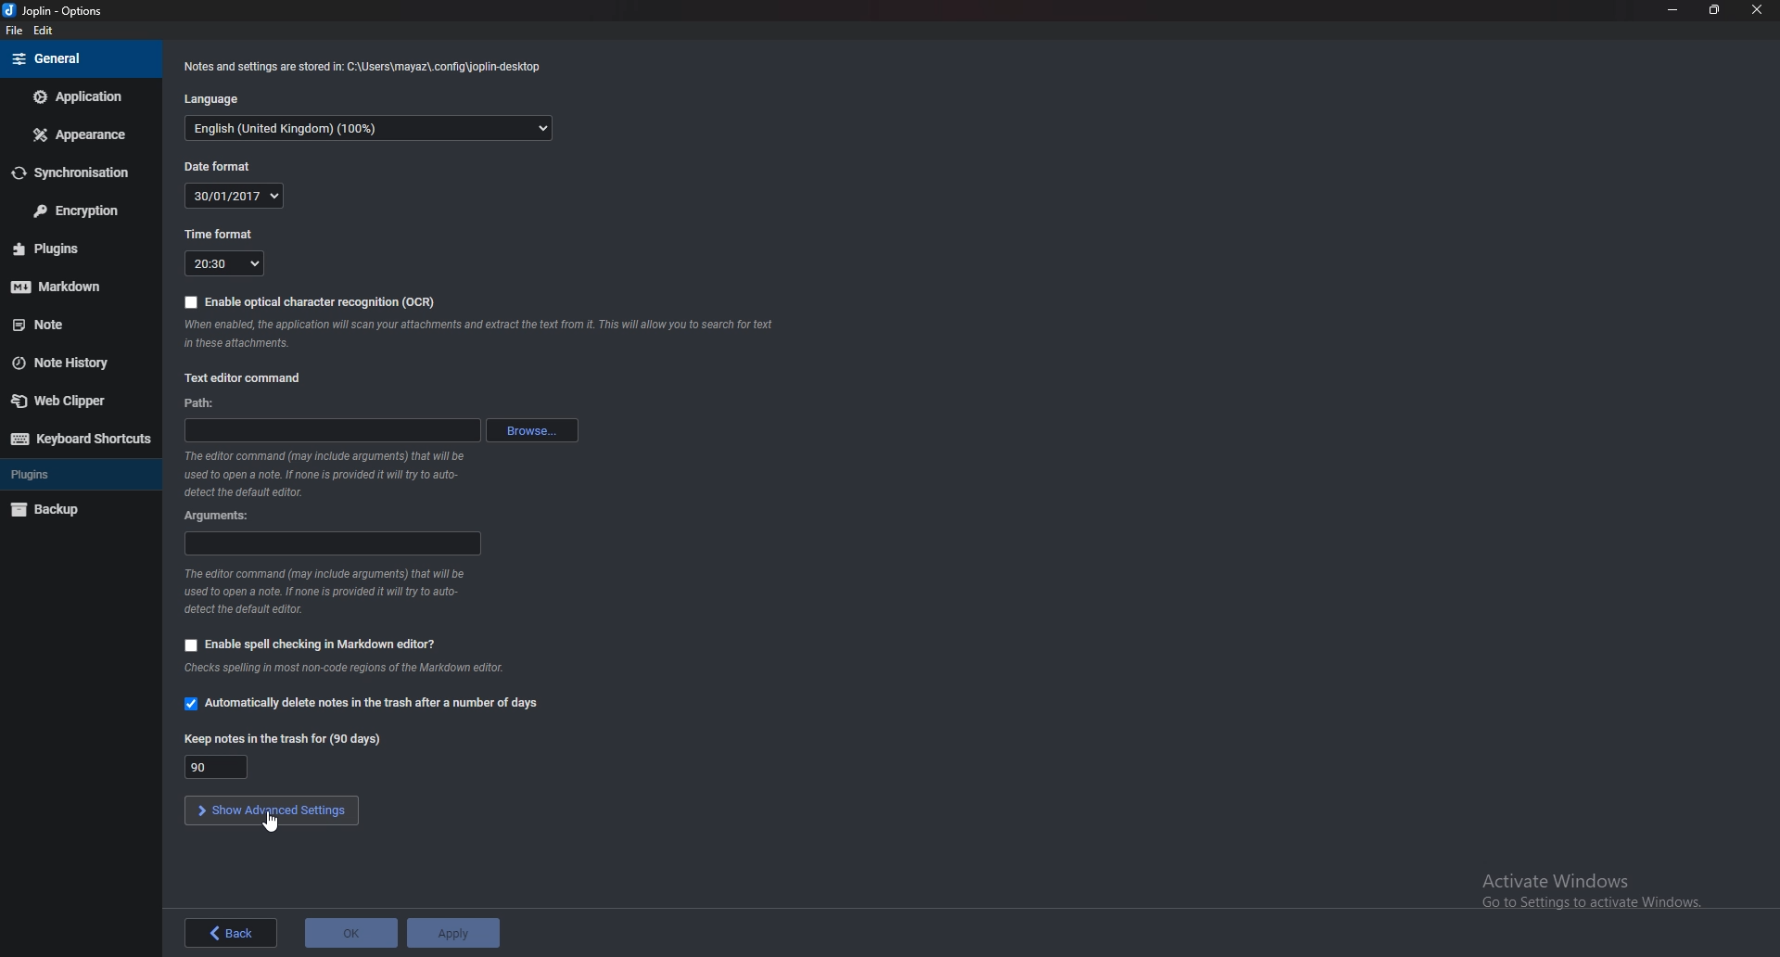 The width and height of the screenshot is (1780, 957). I want to click on Time format, so click(222, 236).